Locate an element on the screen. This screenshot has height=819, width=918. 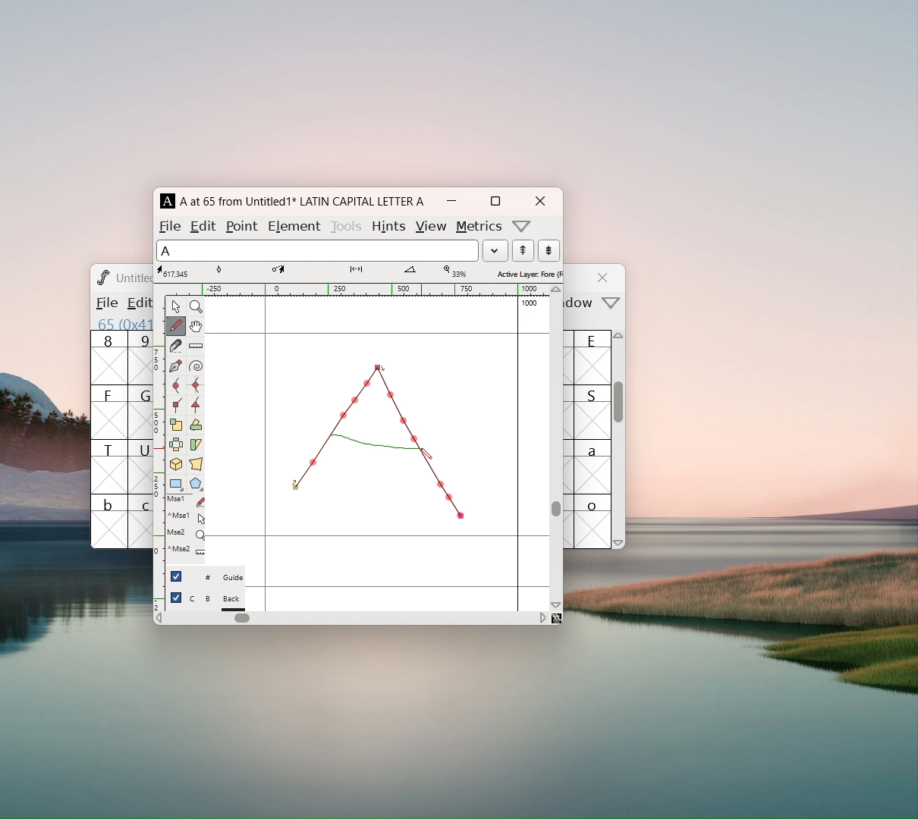
show the next word in the wordlist is located at coordinates (523, 252).